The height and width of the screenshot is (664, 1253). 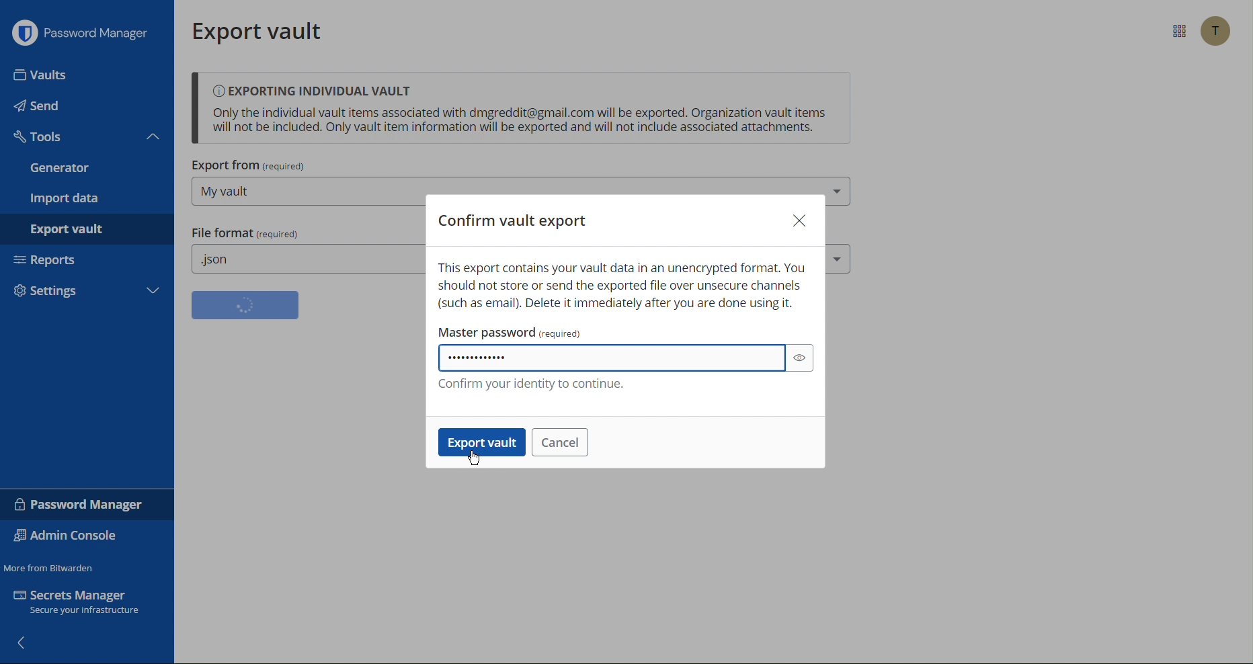 I want to click on Password Manager, so click(x=77, y=504).